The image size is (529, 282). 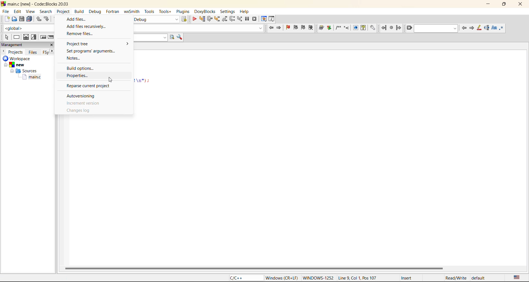 I want to click on Insert, so click(x=415, y=278).